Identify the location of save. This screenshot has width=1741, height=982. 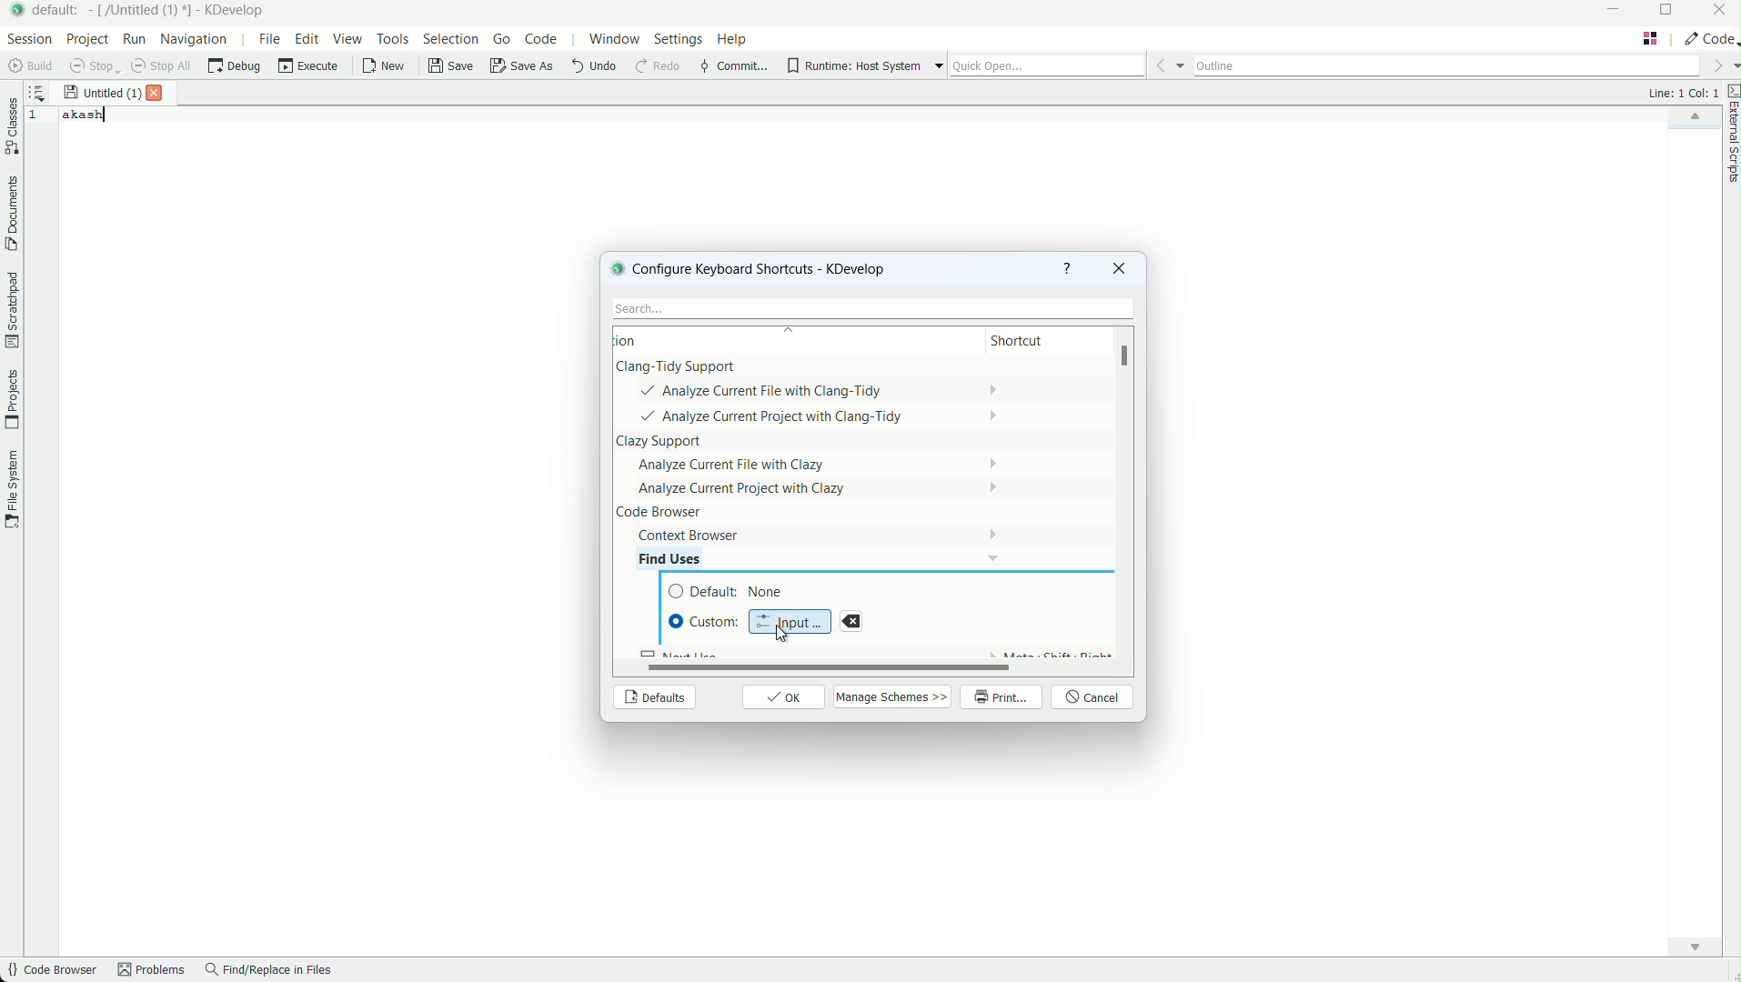
(452, 66).